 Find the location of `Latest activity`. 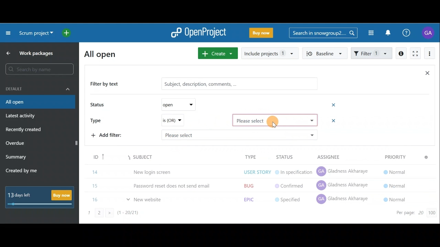

Latest activity is located at coordinates (21, 117).